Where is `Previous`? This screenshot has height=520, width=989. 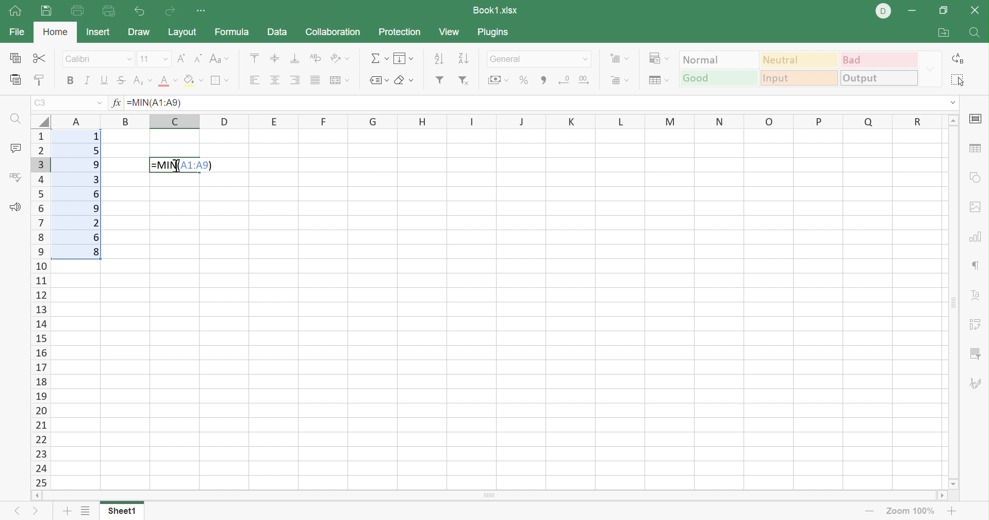
Previous is located at coordinates (18, 513).